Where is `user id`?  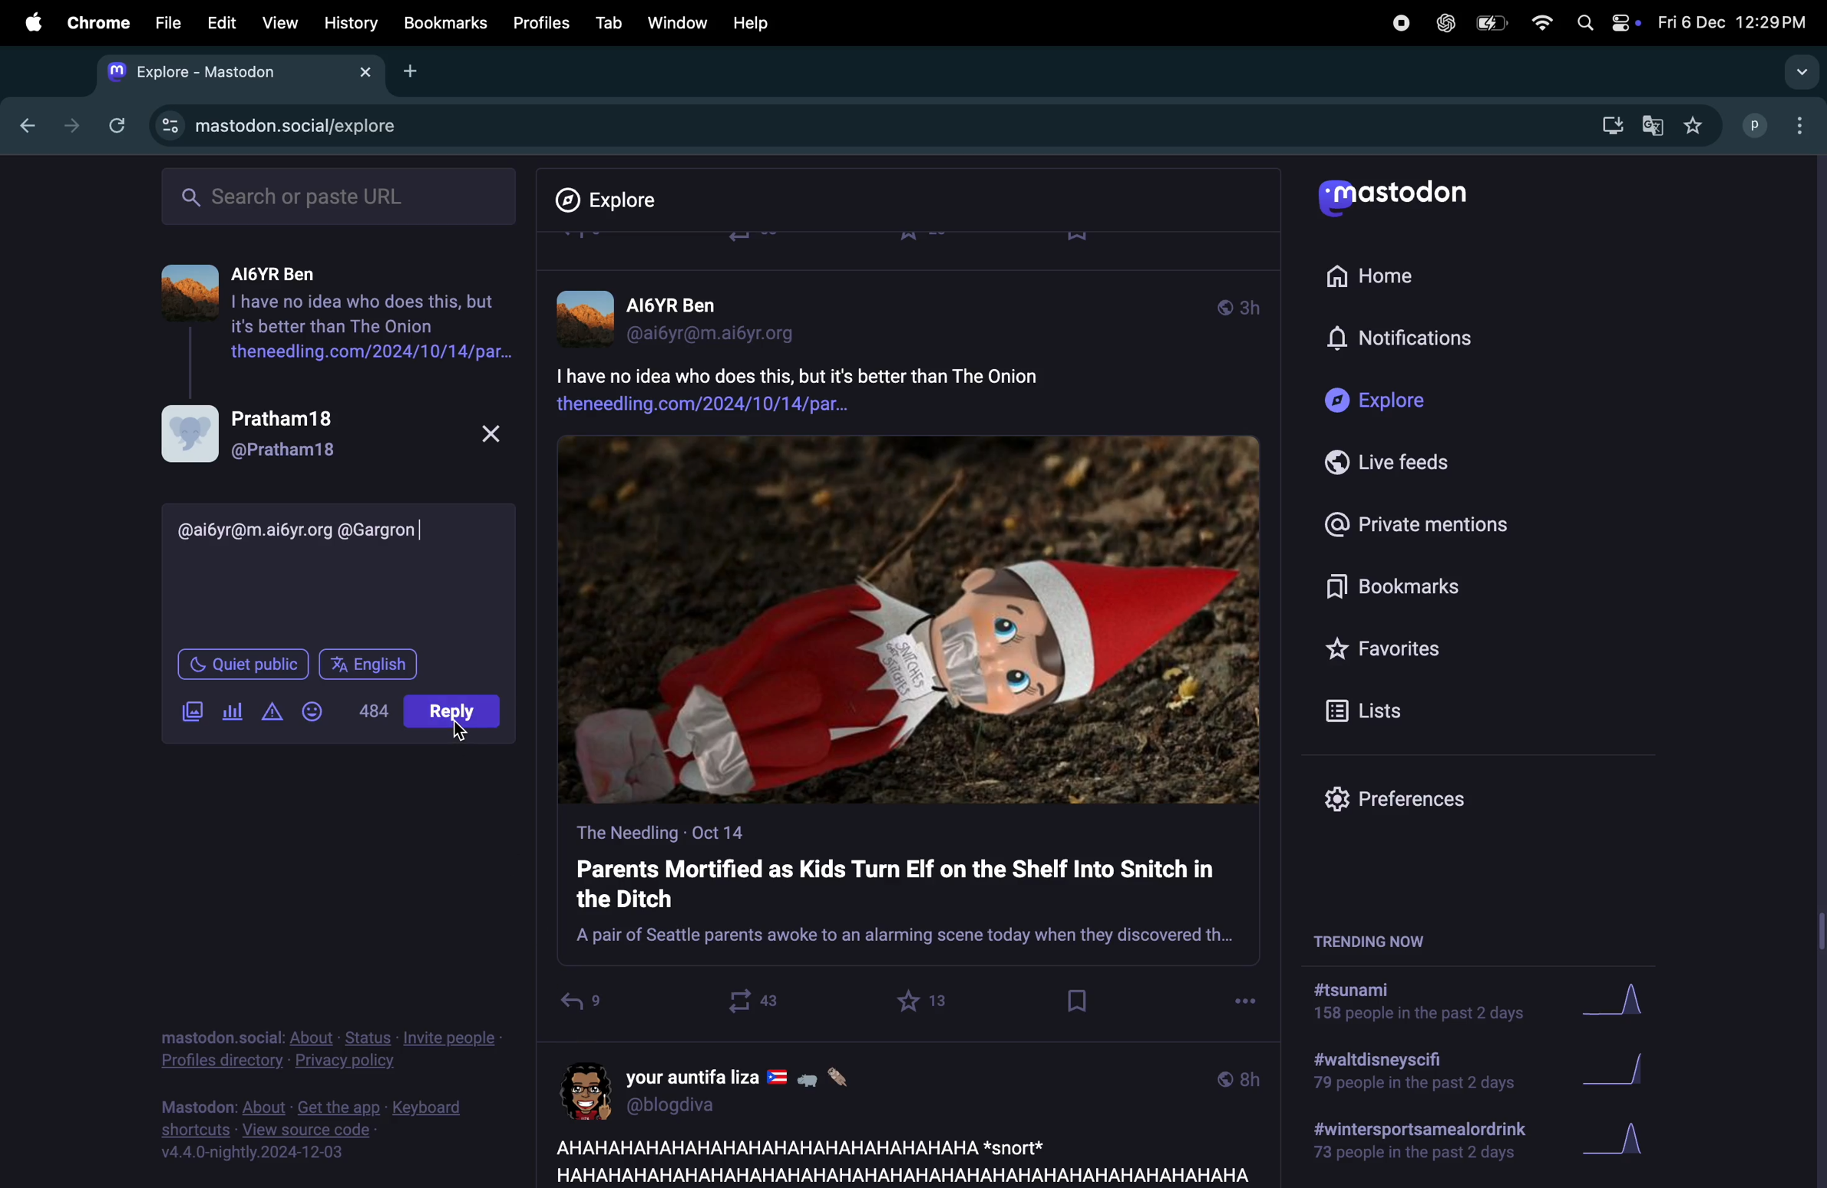 user id is located at coordinates (303, 528).